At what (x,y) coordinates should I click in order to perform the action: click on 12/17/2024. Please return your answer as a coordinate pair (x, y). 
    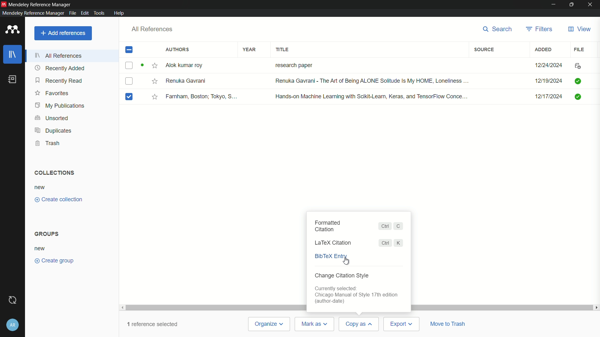
    Looking at the image, I should click on (545, 97).